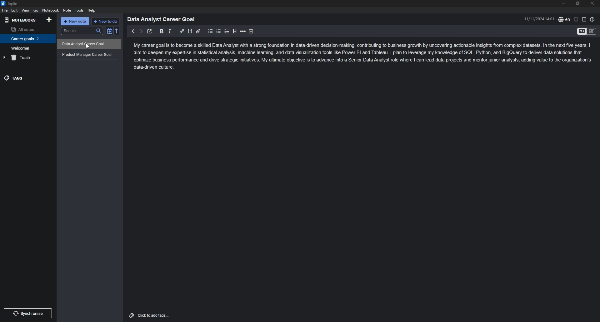 This screenshot has height=322, width=600. I want to click on bullet list, so click(210, 32).